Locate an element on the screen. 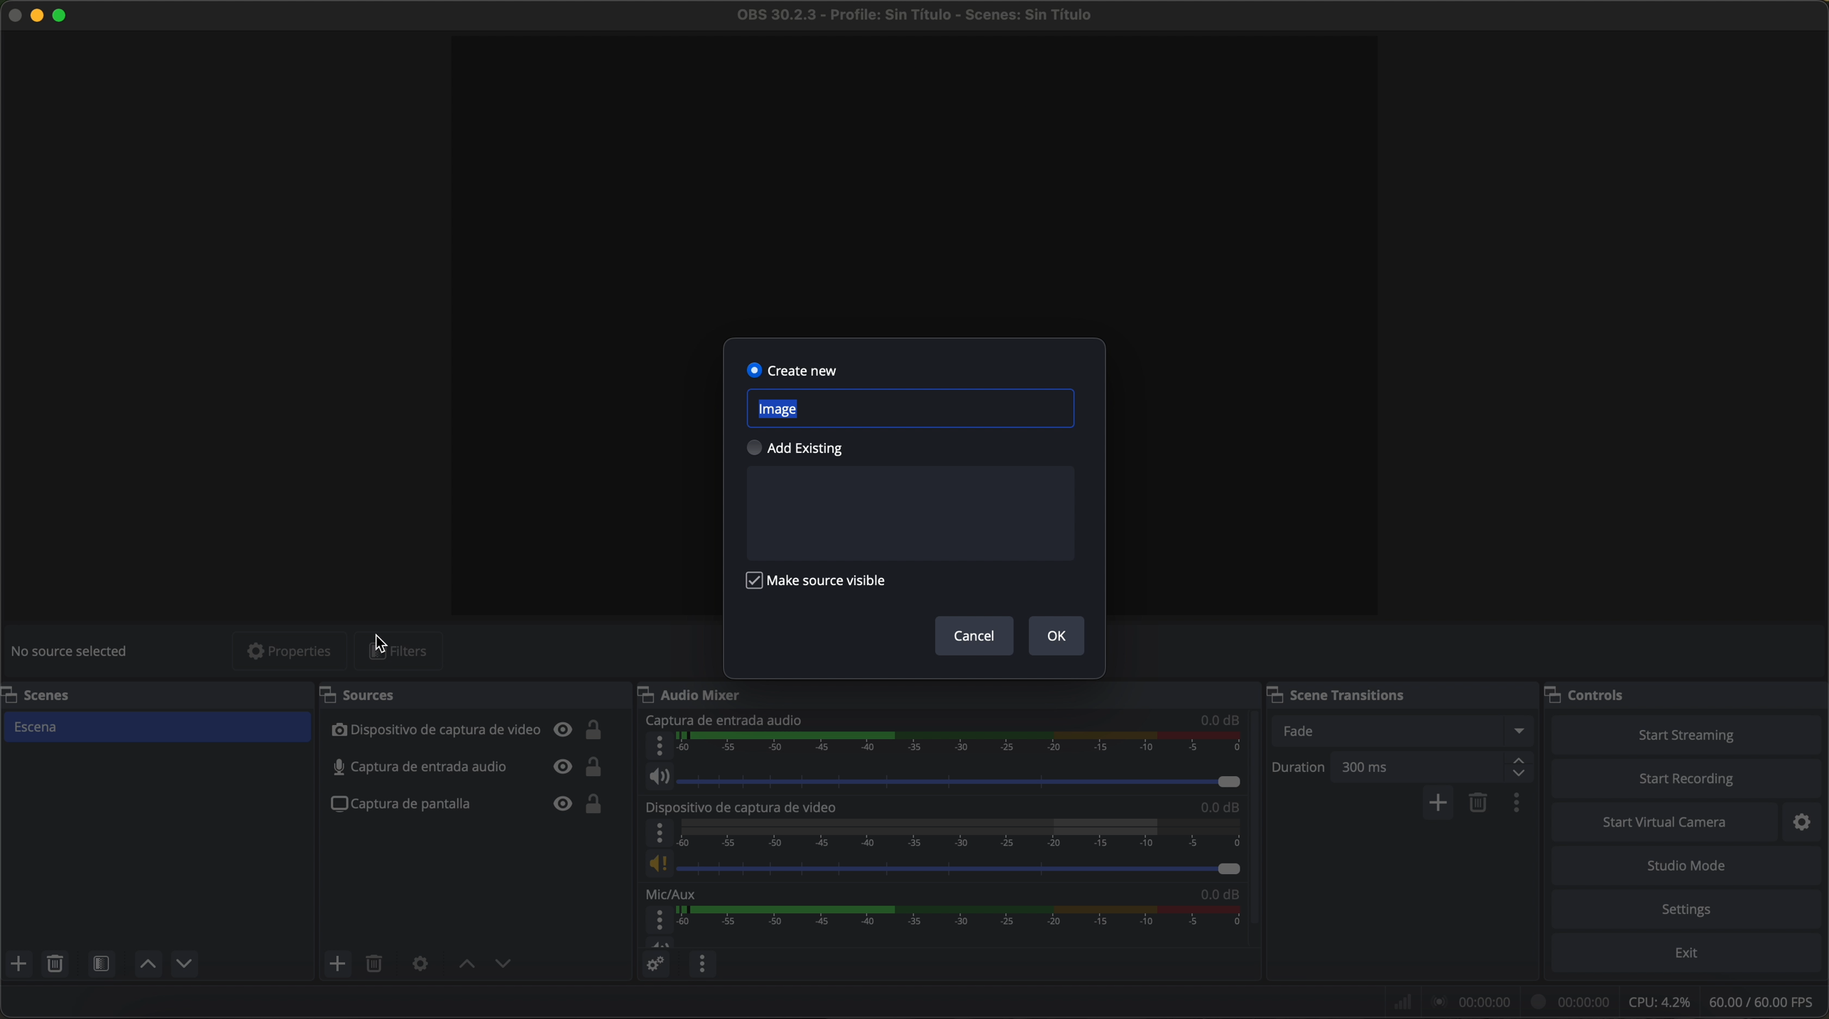 The image size is (1829, 1019). audio mixer menu is located at coordinates (701, 964).